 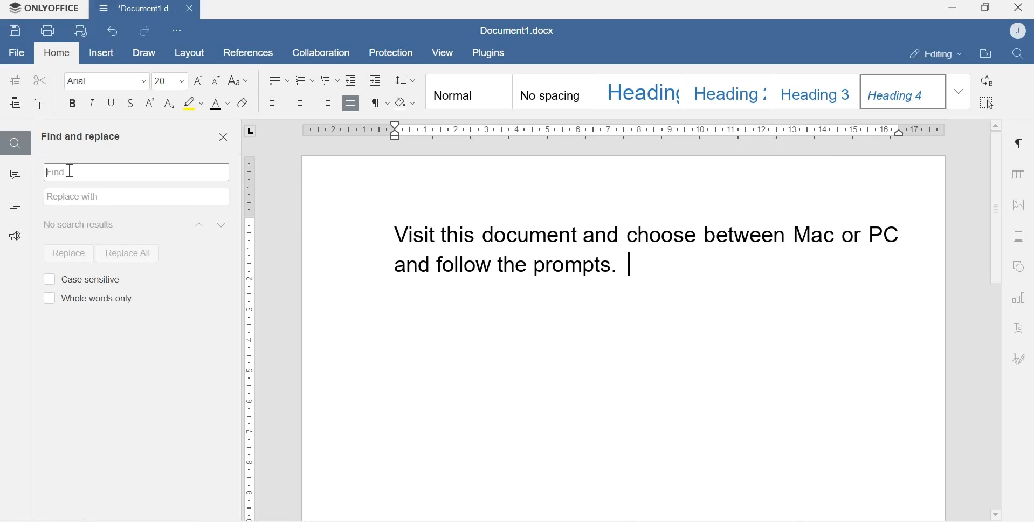 What do you see at coordinates (407, 101) in the screenshot?
I see `Shading` at bounding box center [407, 101].